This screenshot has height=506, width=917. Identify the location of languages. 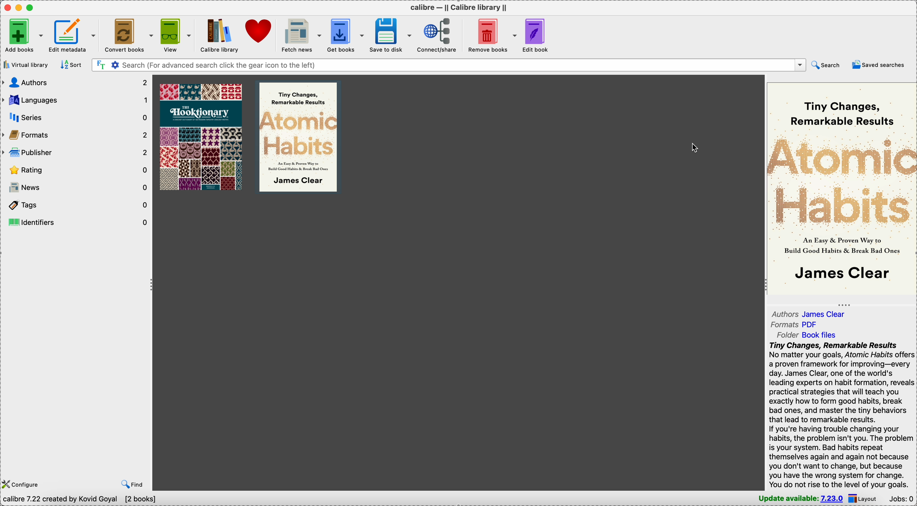
(76, 100).